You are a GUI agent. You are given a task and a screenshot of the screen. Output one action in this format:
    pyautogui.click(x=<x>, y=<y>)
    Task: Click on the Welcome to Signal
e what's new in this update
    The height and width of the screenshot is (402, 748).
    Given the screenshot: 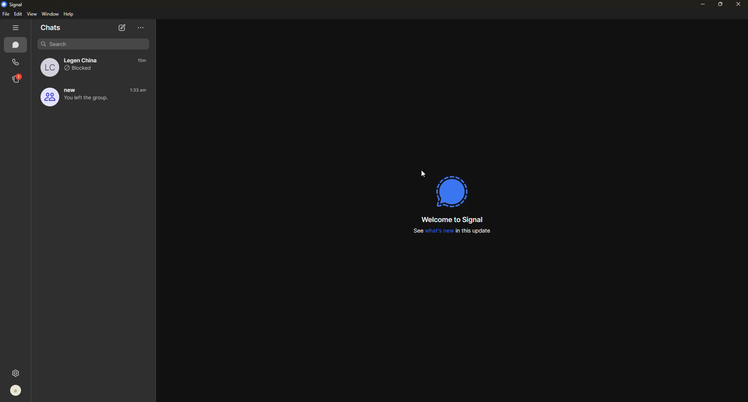 What is the action you would take?
    pyautogui.click(x=449, y=224)
    